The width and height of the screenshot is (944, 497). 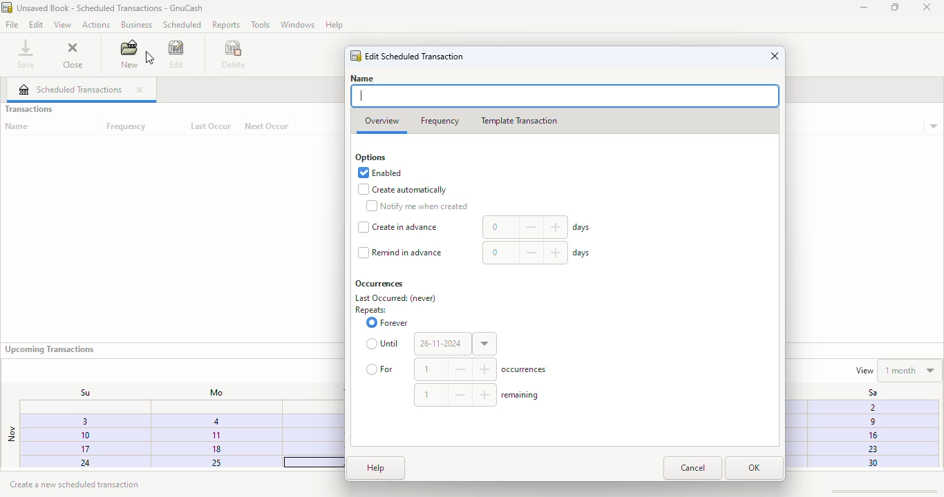 I want to click on scheduled, so click(x=182, y=24).